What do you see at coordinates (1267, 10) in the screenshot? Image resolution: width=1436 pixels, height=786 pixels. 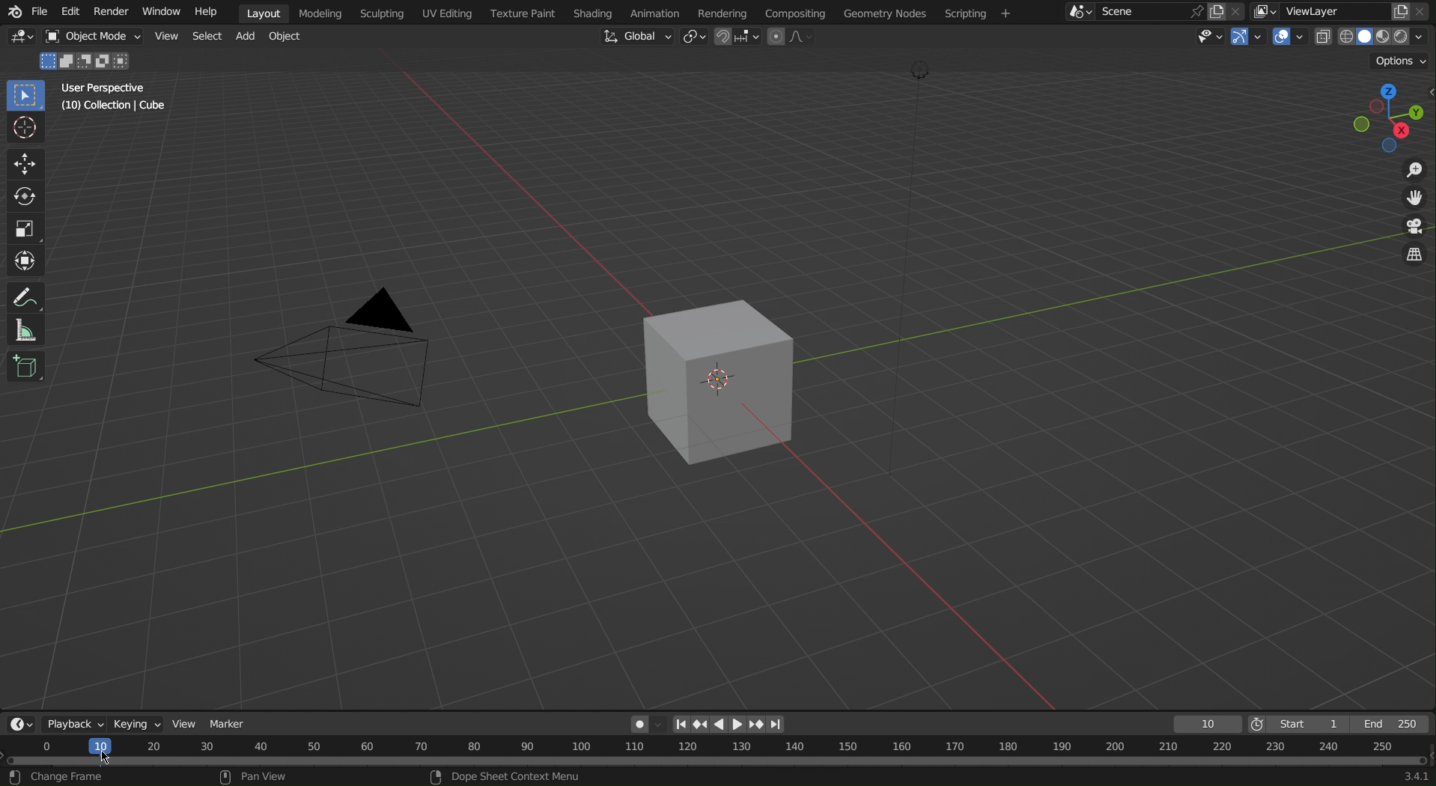 I see `More ViewLayer` at bounding box center [1267, 10].